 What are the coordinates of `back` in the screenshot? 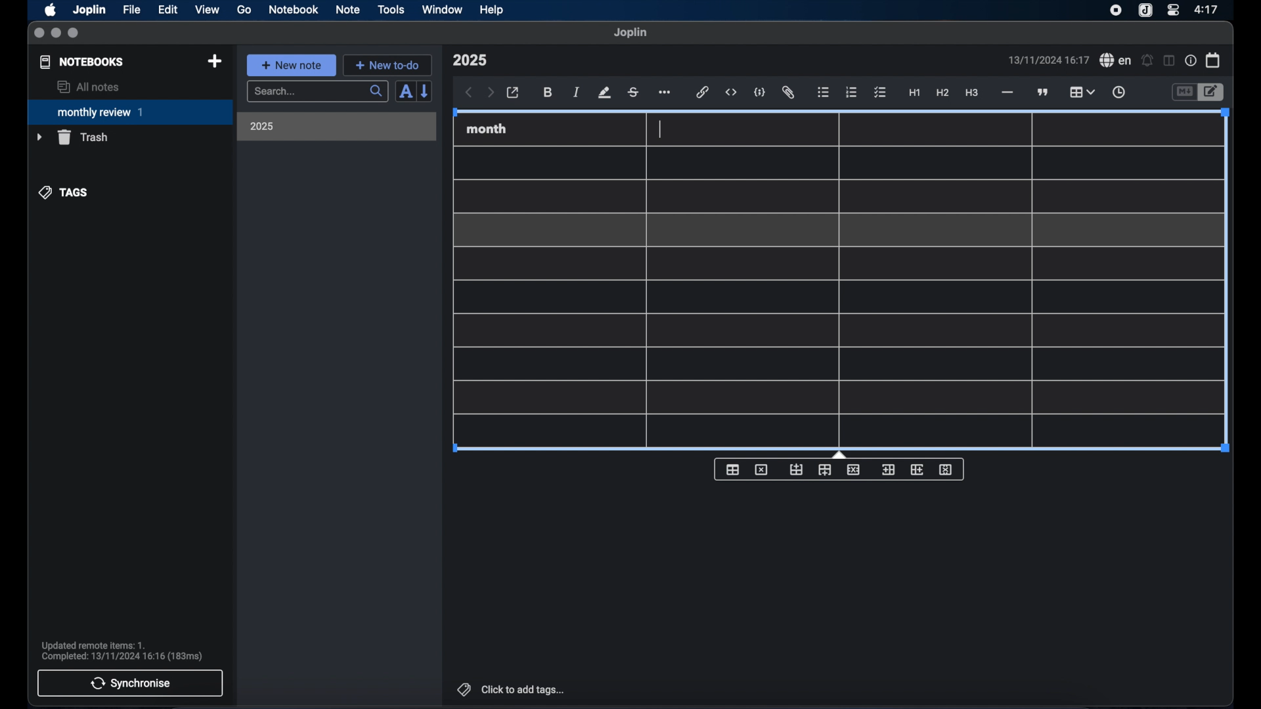 It's located at (469, 93).